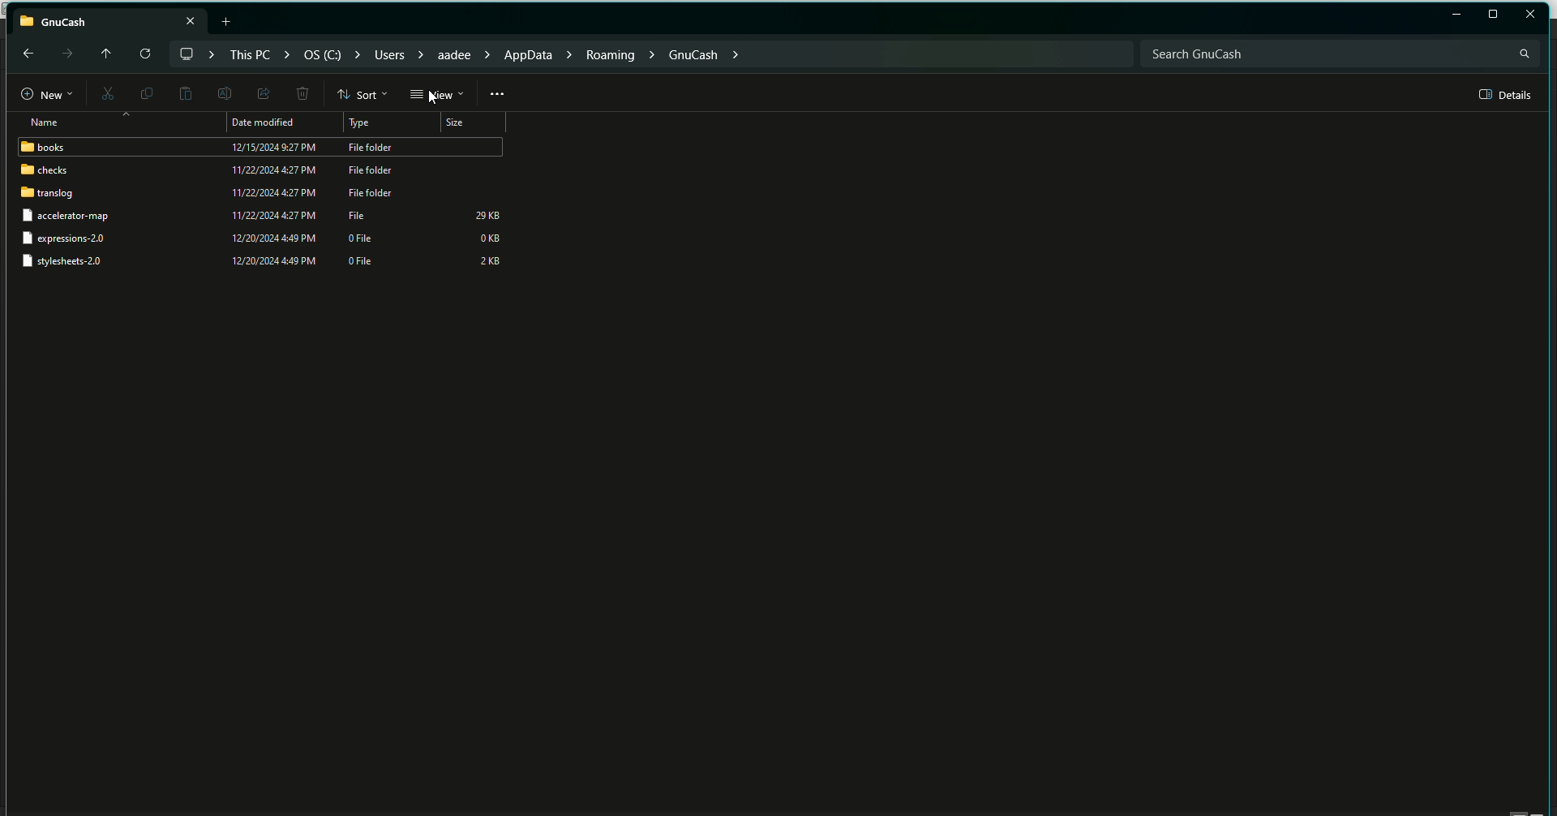 The height and width of the screenshot is (816, 1557). What do you see at coordinates (376, 171) in the screenshot?
I see `File folder` at bounding box center [376, 171].